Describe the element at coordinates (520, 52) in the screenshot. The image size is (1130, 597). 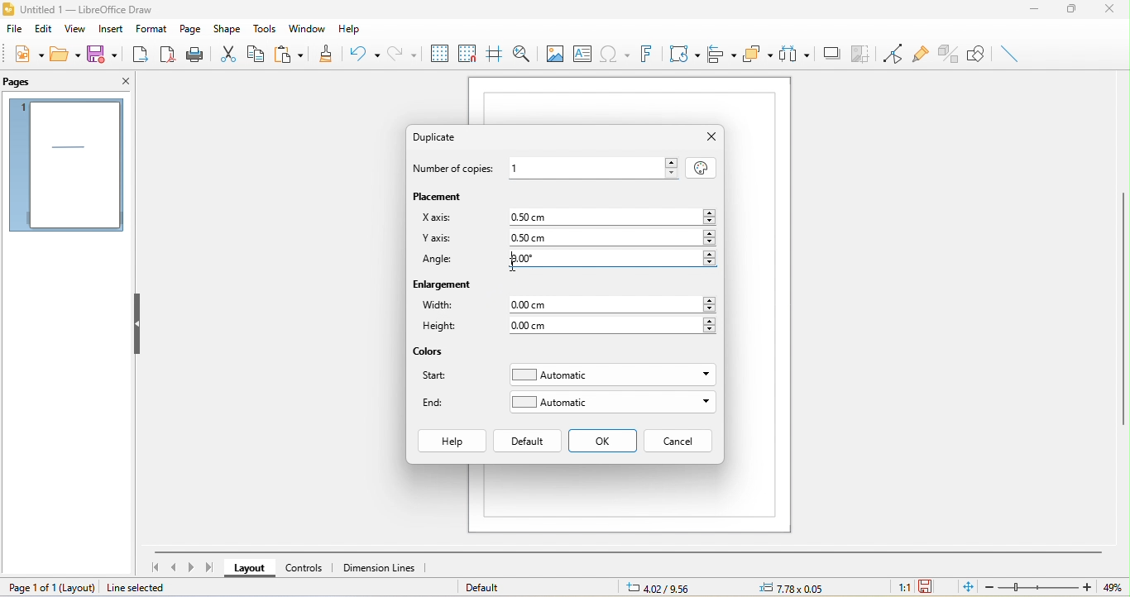
I see `zoom and pan` at that location.